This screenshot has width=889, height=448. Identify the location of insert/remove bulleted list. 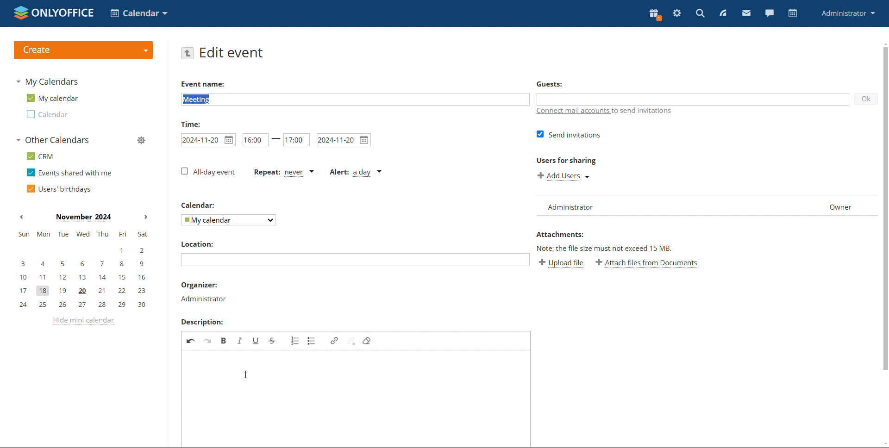
(313, 341).